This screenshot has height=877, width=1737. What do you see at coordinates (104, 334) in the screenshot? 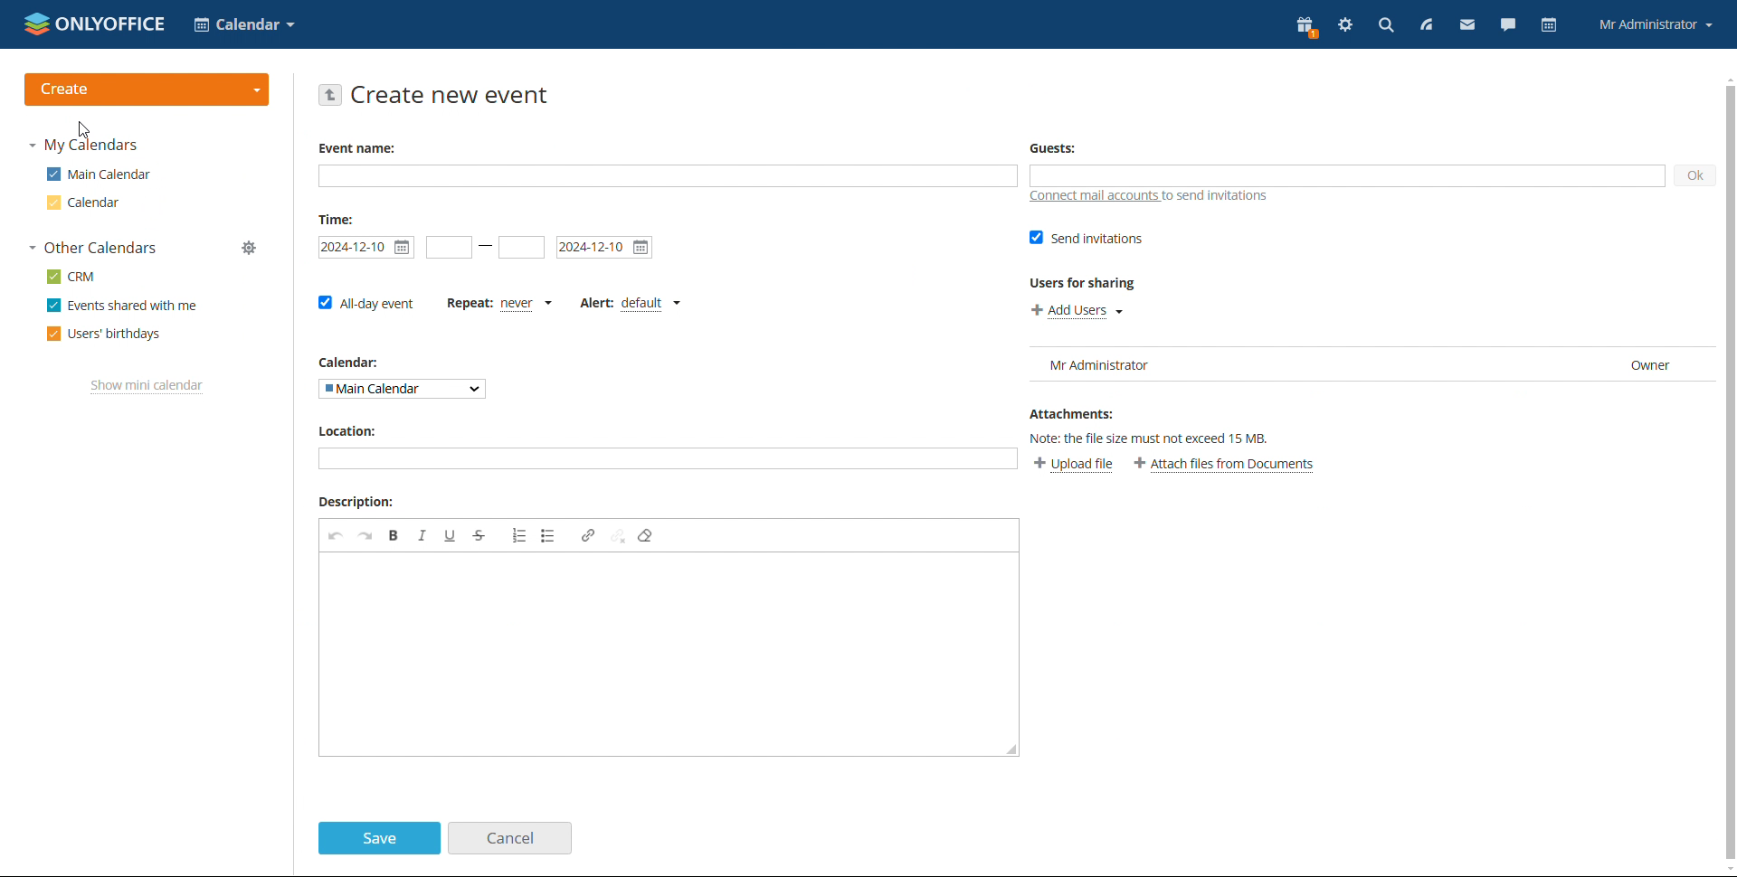
I see `users' birthdays` at bounding box center [104, 334].